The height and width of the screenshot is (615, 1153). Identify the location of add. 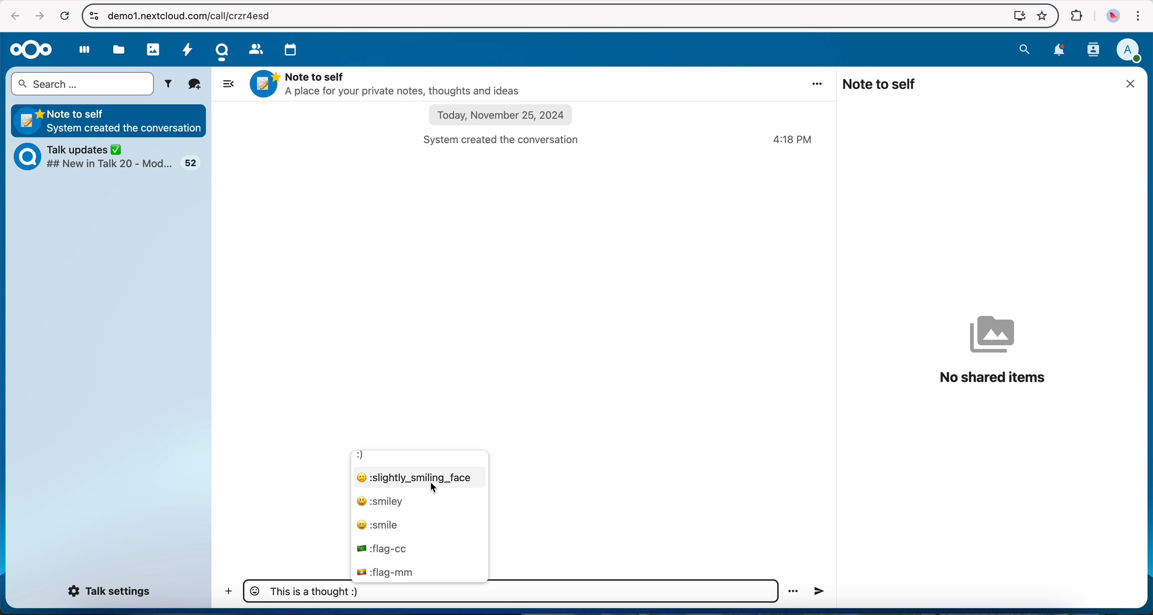
(226, 592).